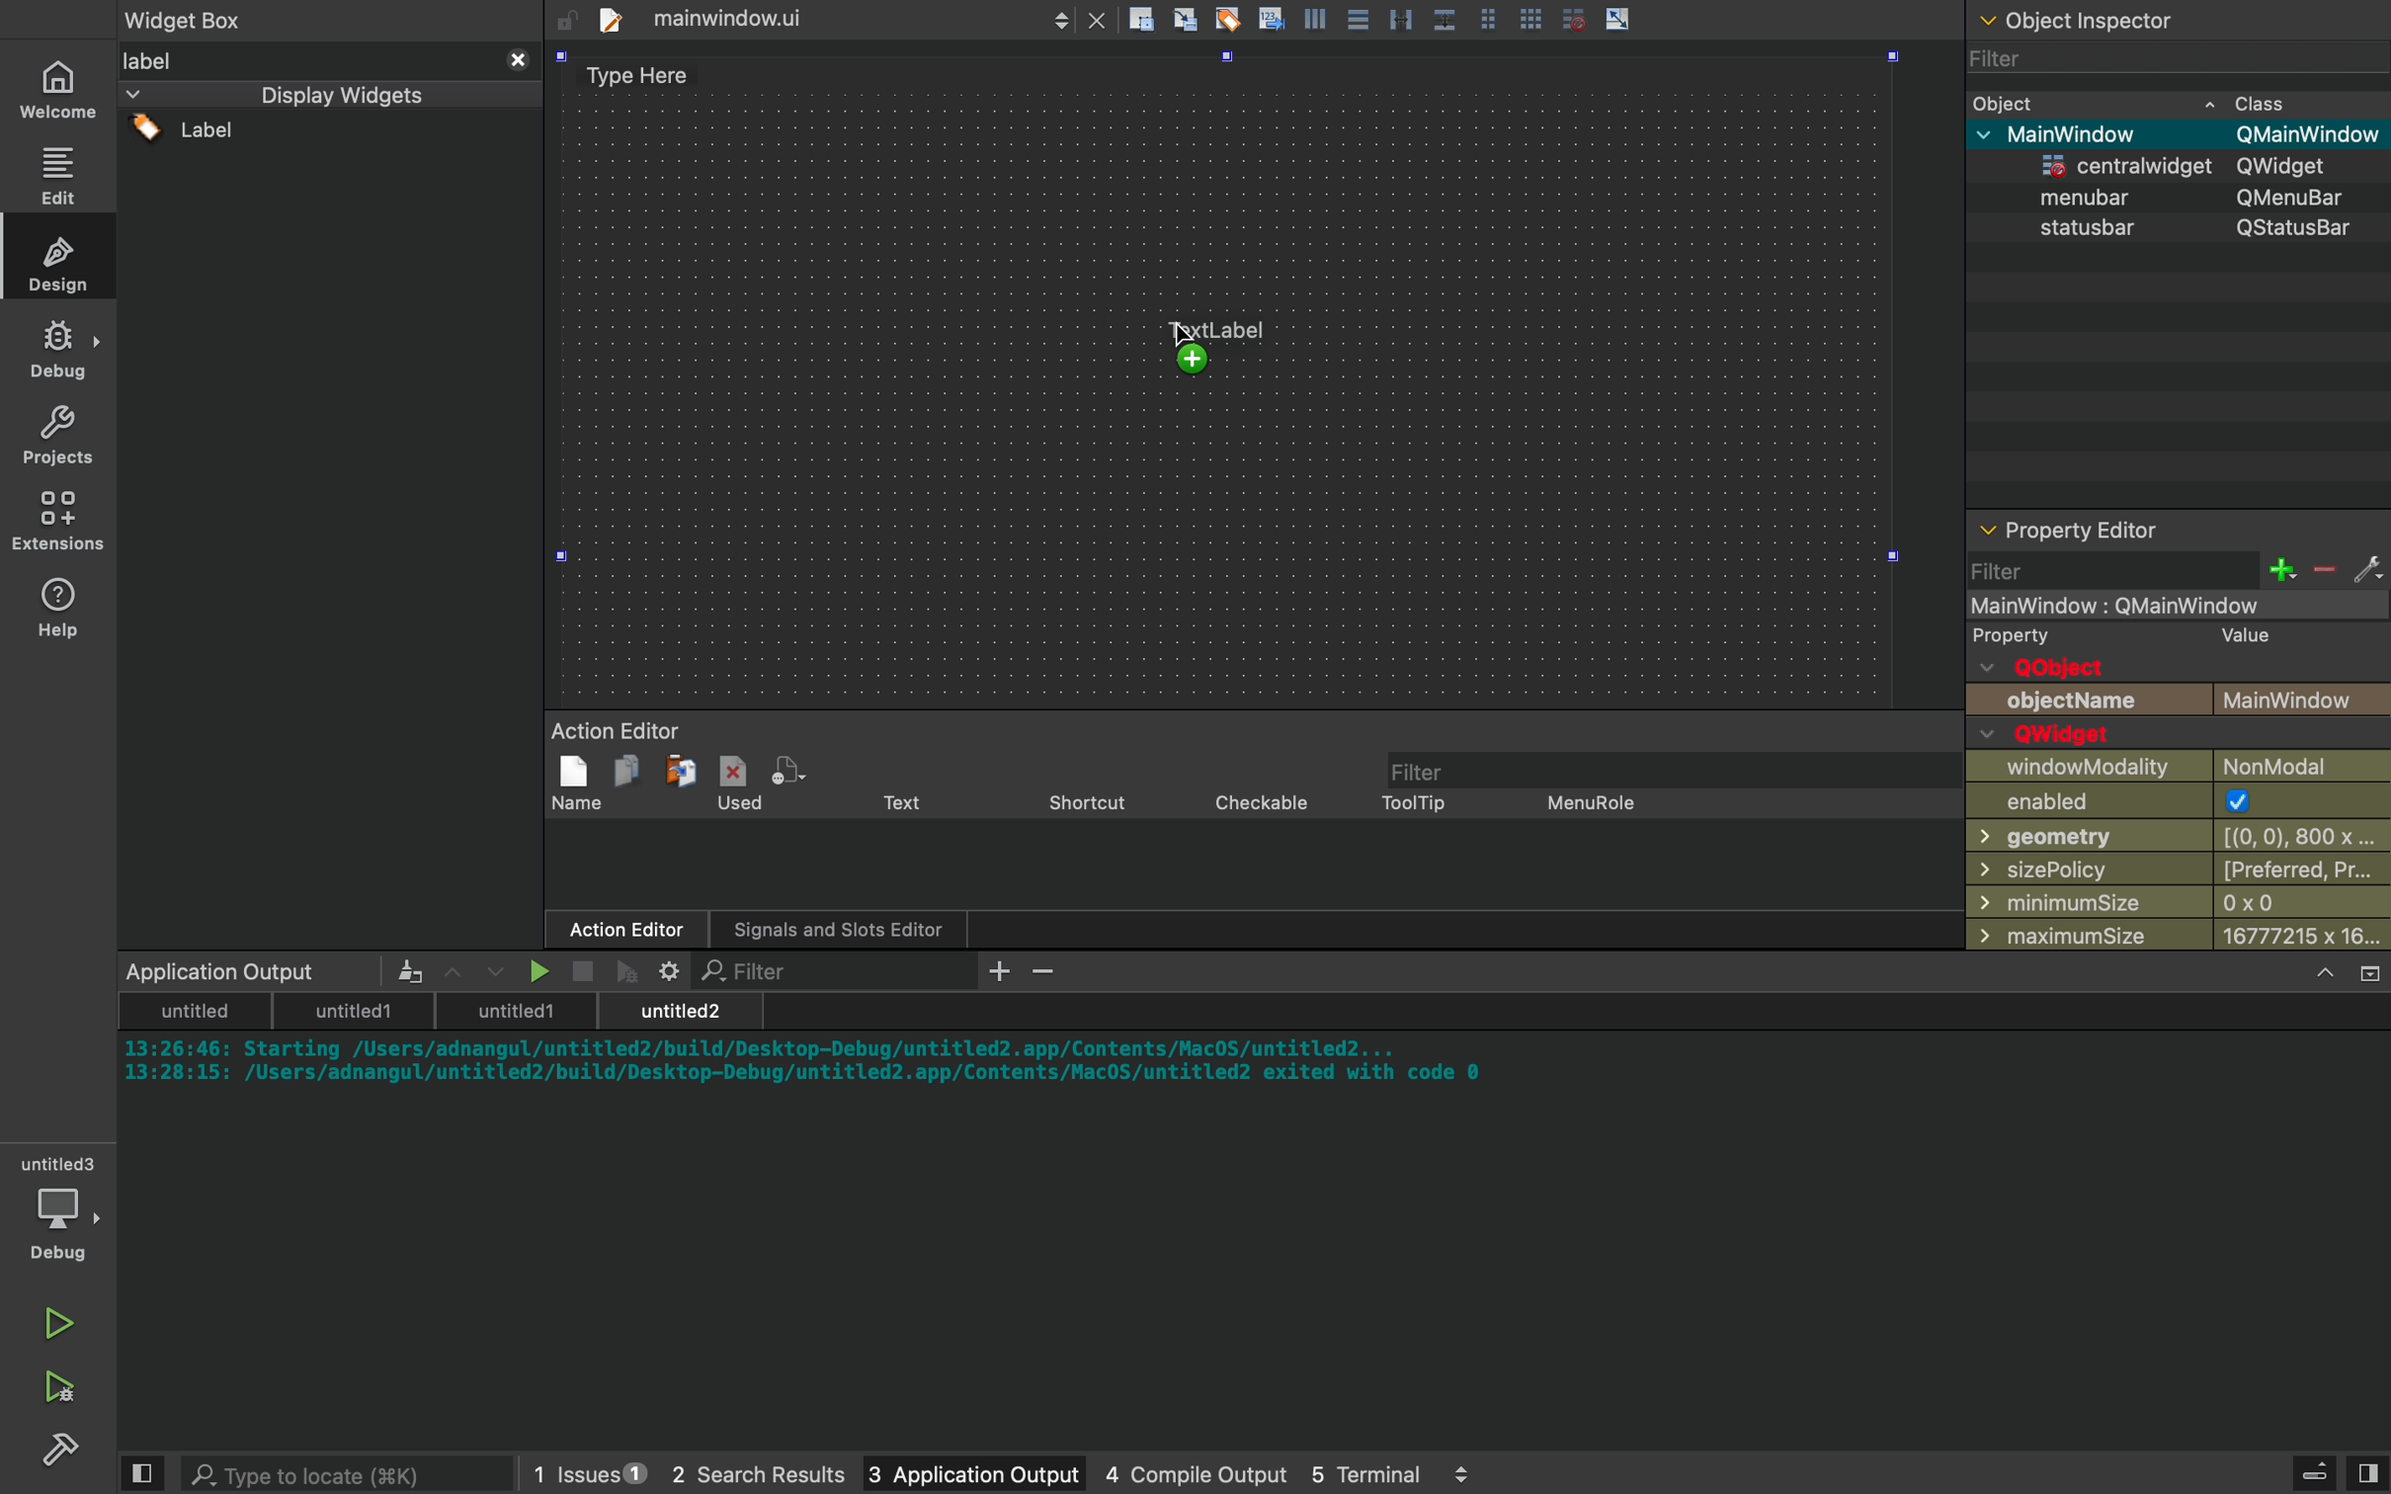 This screenshot has height=1494, width=2391. What do you see at coordinates (59, 350) in the screenshot?
I see `` at bounding box center [59, 350].